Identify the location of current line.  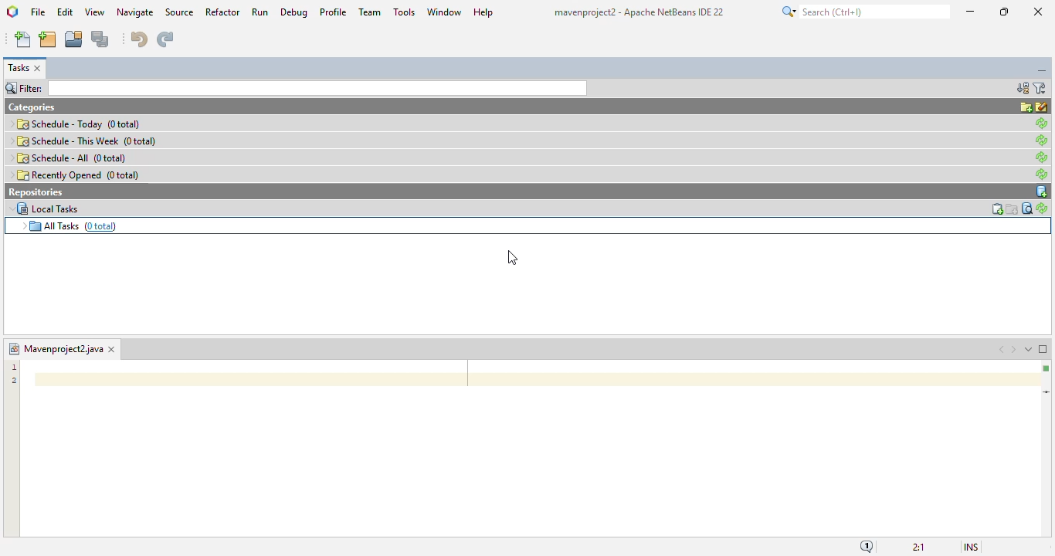
(1047, 392).